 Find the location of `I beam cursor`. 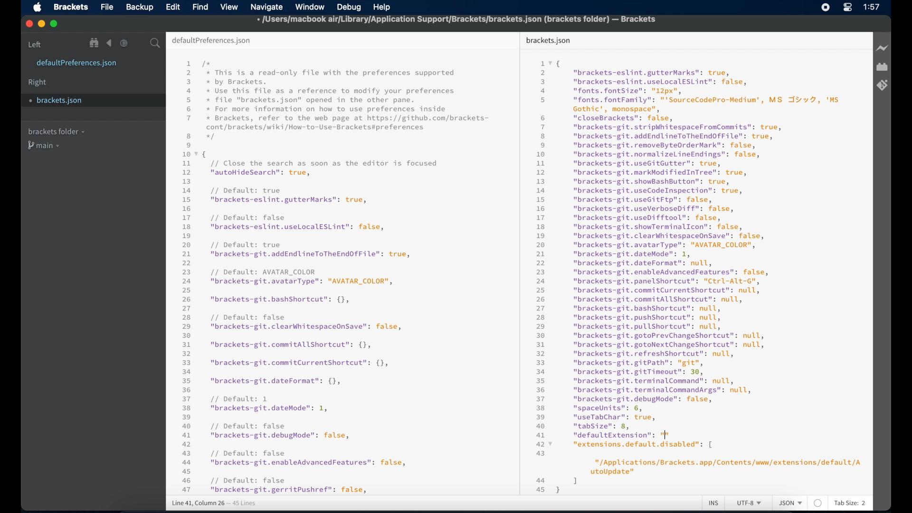

I beam cursor is located at coordinates (667, 434).